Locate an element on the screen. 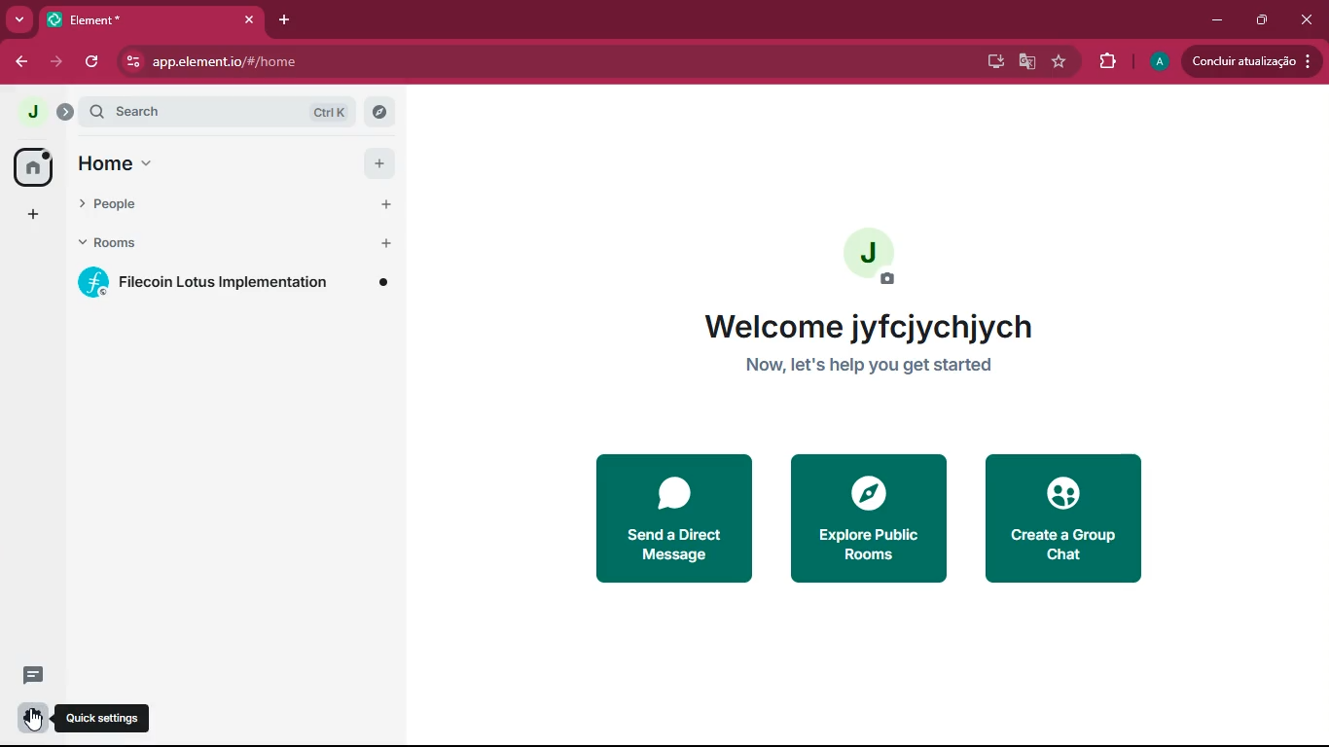  welcome jyfcjychjych is located at coordinates (860, 327).